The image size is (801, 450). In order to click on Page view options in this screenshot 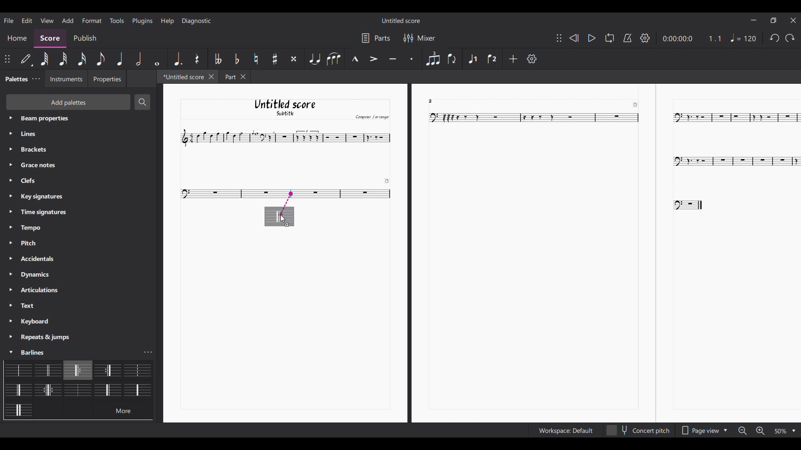, I will do `click(703, 430)`.